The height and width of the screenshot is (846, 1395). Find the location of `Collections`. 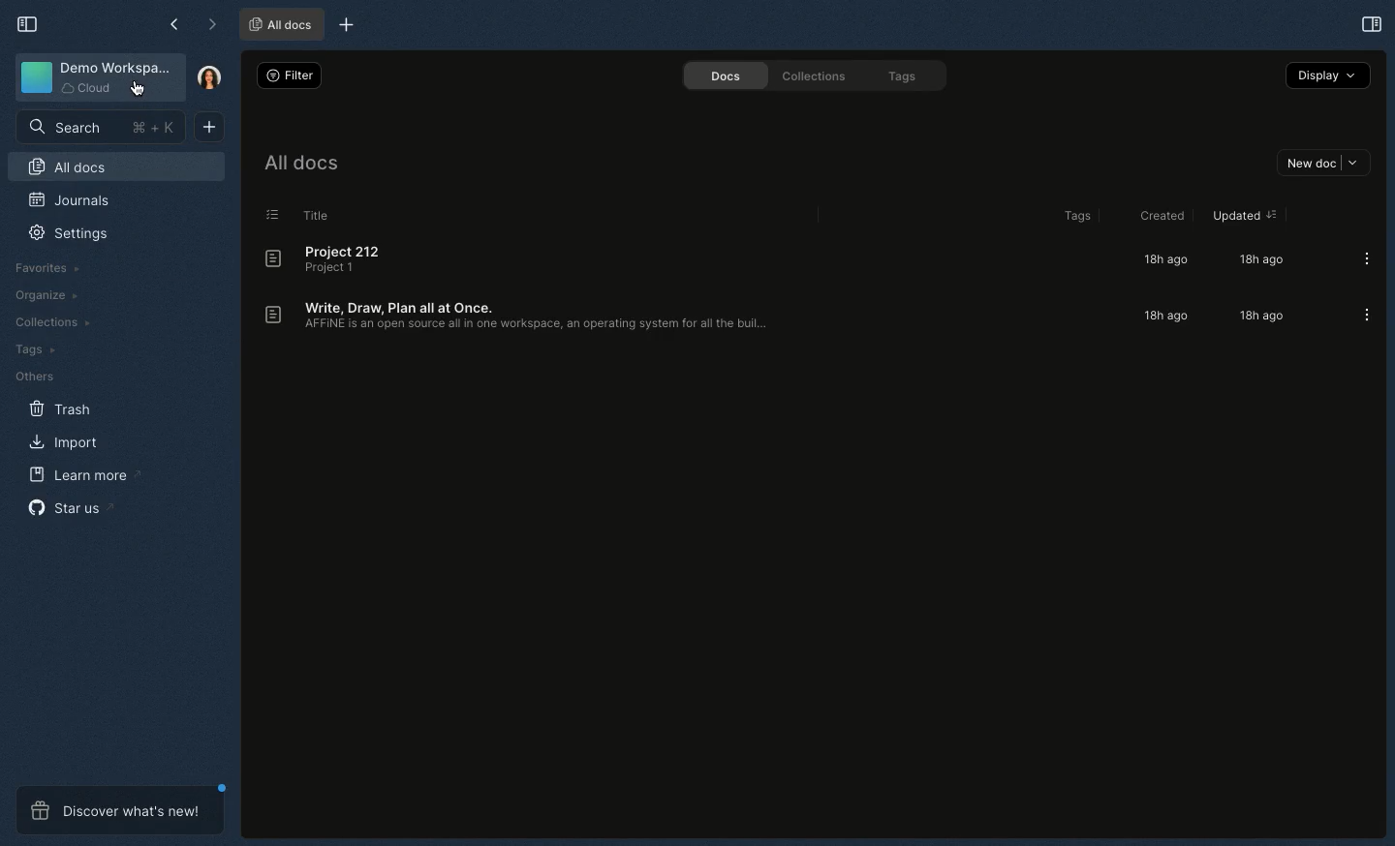

Collections is located at coordinates (48, 320).